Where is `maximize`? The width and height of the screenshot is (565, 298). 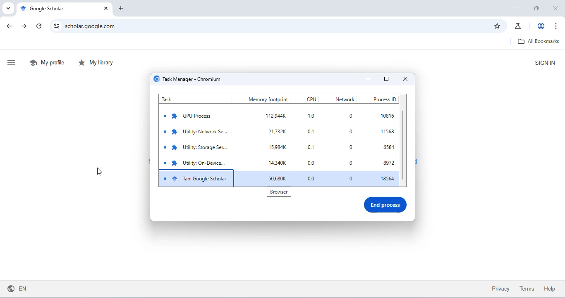
maximize is located at coordinates (386, 79).